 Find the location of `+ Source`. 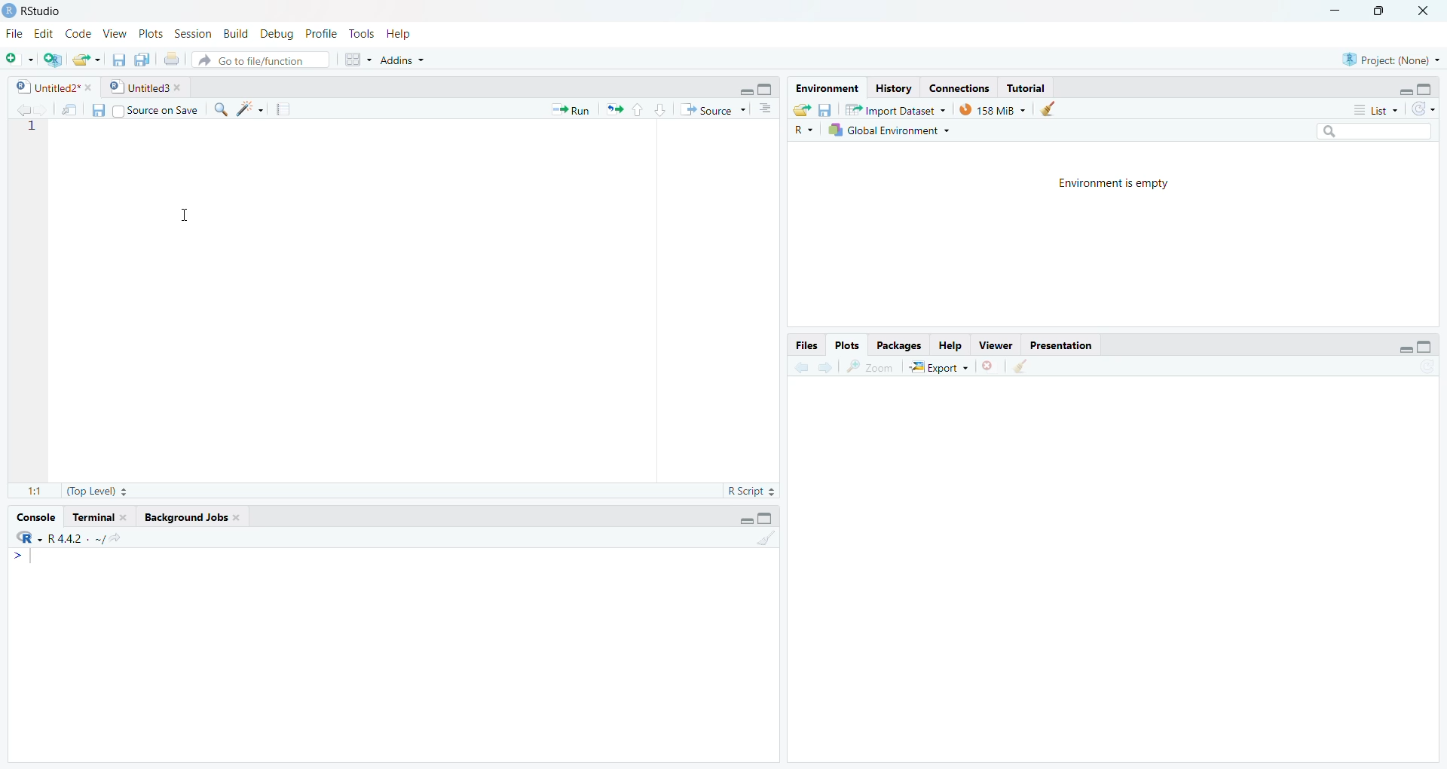

+ Source is located at coordinates (712, 110).